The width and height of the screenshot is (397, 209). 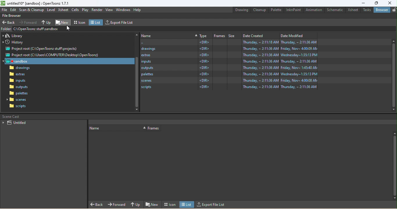 I want to click on Xsheet, so click(x=64, y=10).